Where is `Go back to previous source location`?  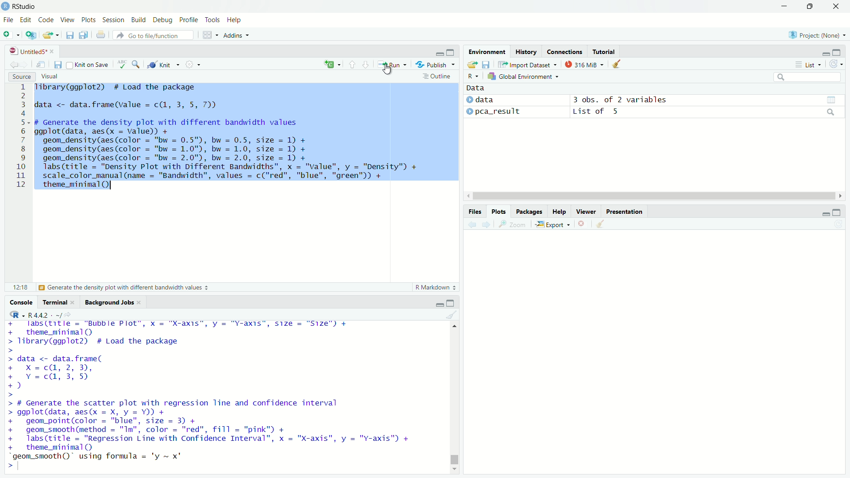
Go back to previous source location is located at coordinates (12, 64).